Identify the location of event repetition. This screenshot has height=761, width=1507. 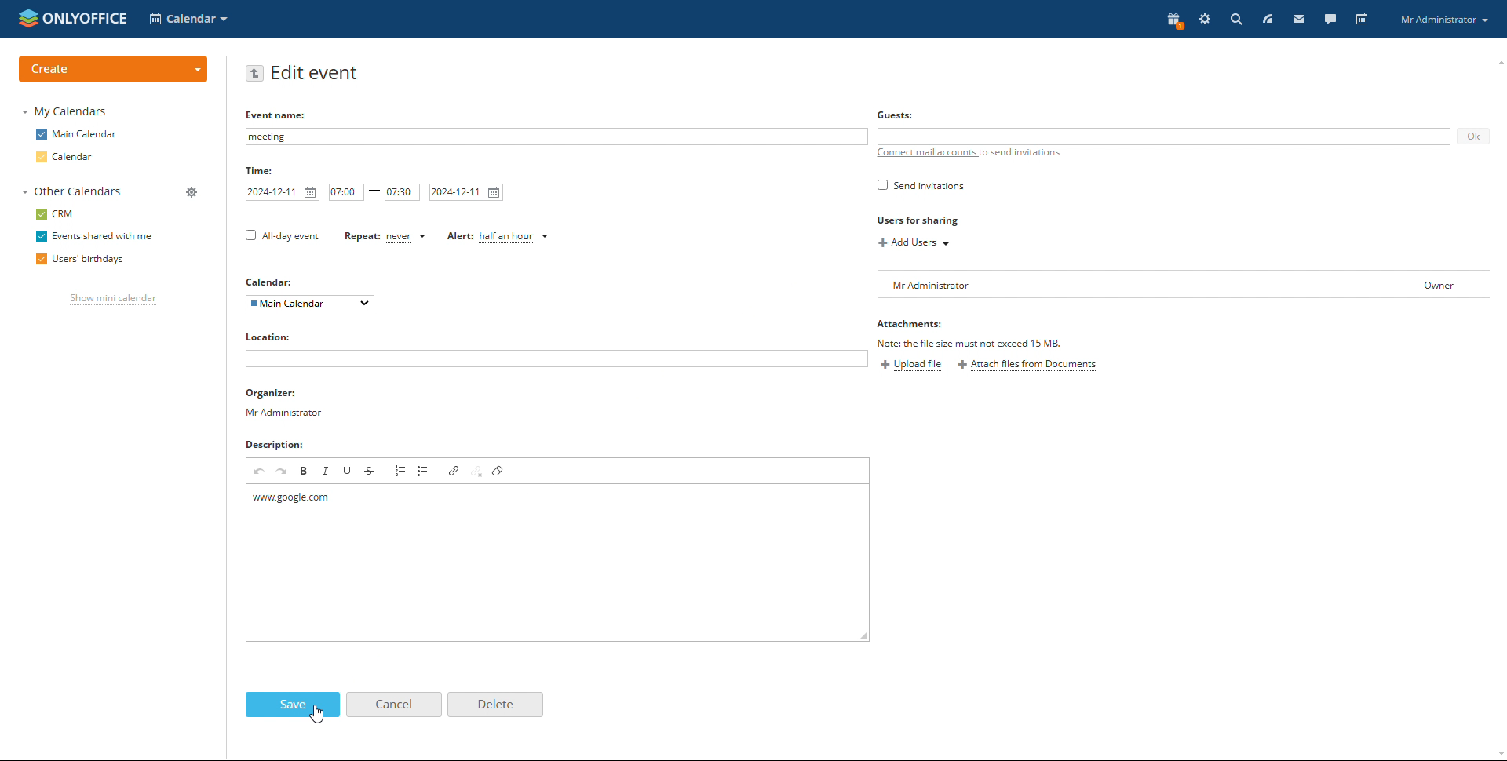
(407, 237).